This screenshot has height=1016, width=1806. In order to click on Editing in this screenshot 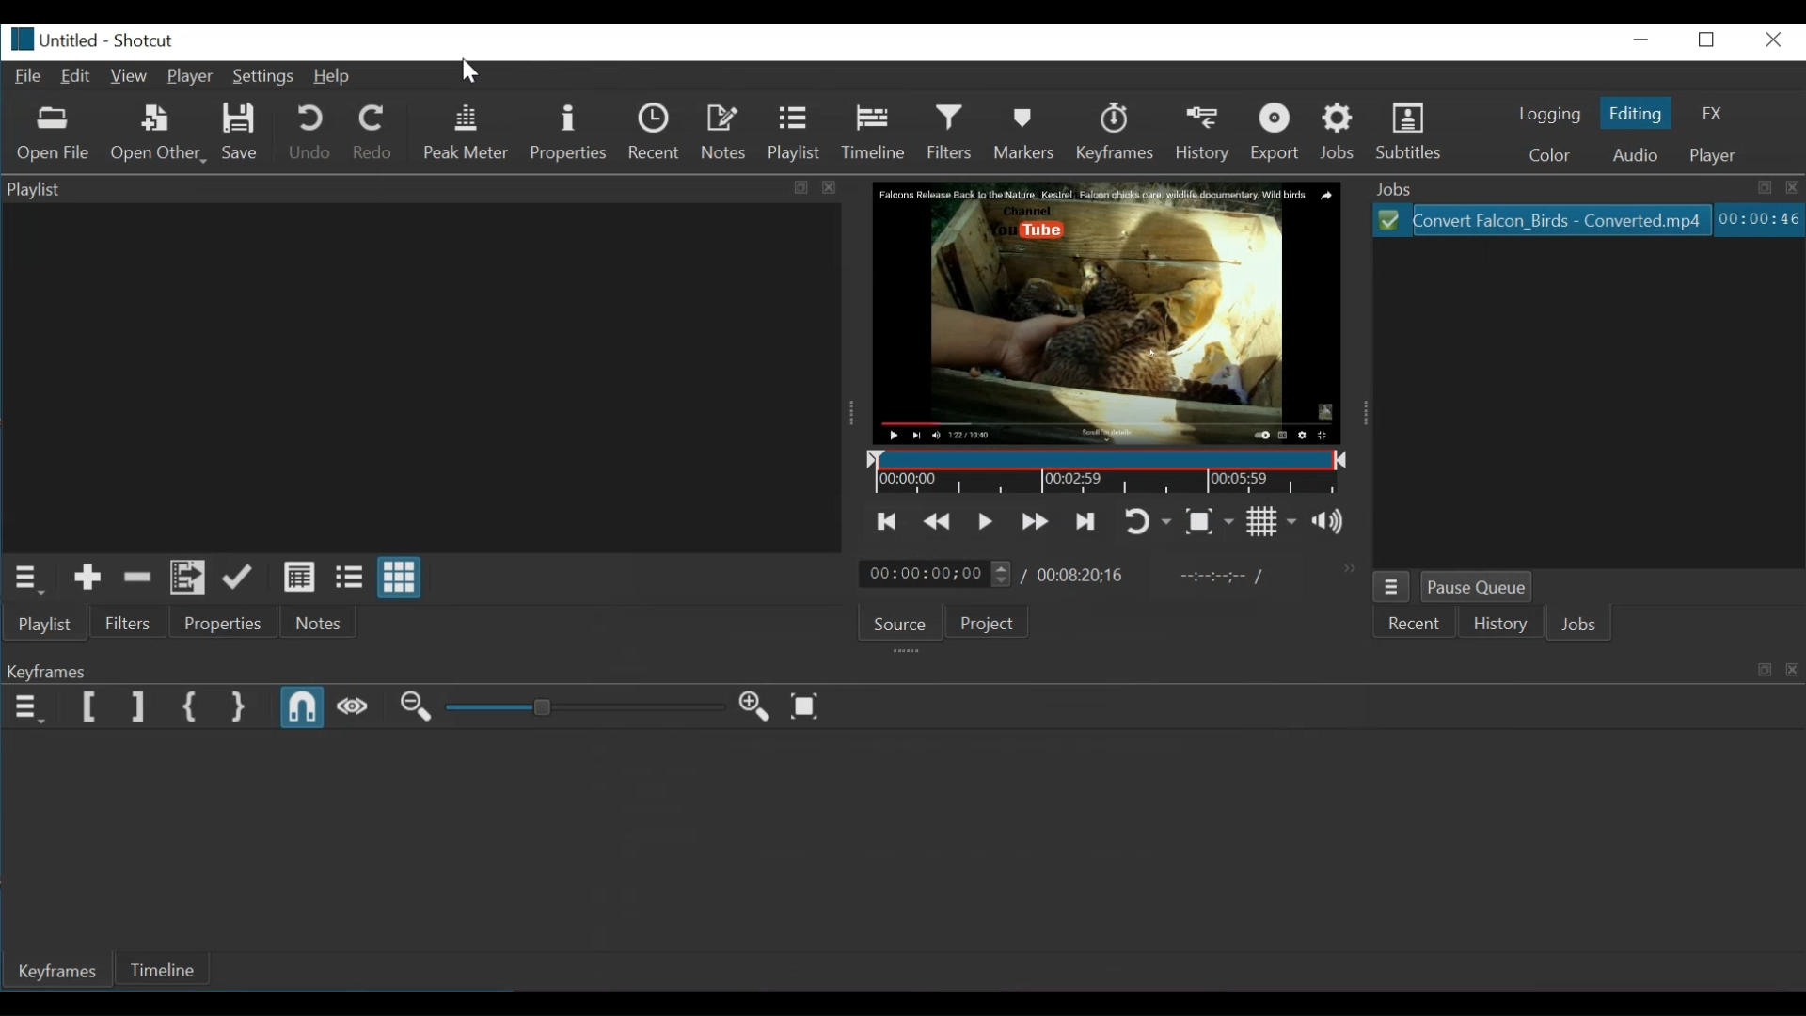, I will do `click(1632, 113)`.